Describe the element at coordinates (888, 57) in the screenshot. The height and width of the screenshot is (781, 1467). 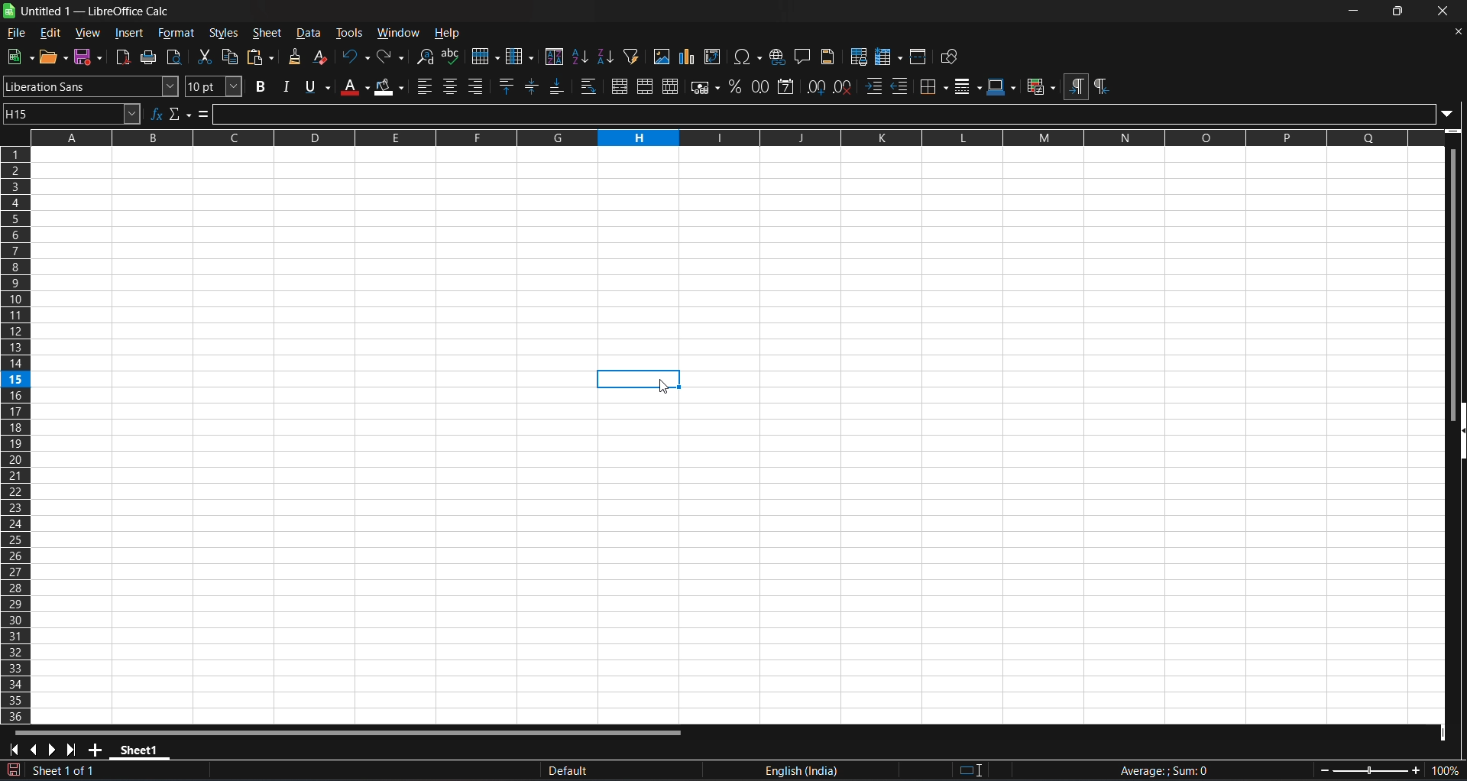
I see `freeze rows and columns` at that location.